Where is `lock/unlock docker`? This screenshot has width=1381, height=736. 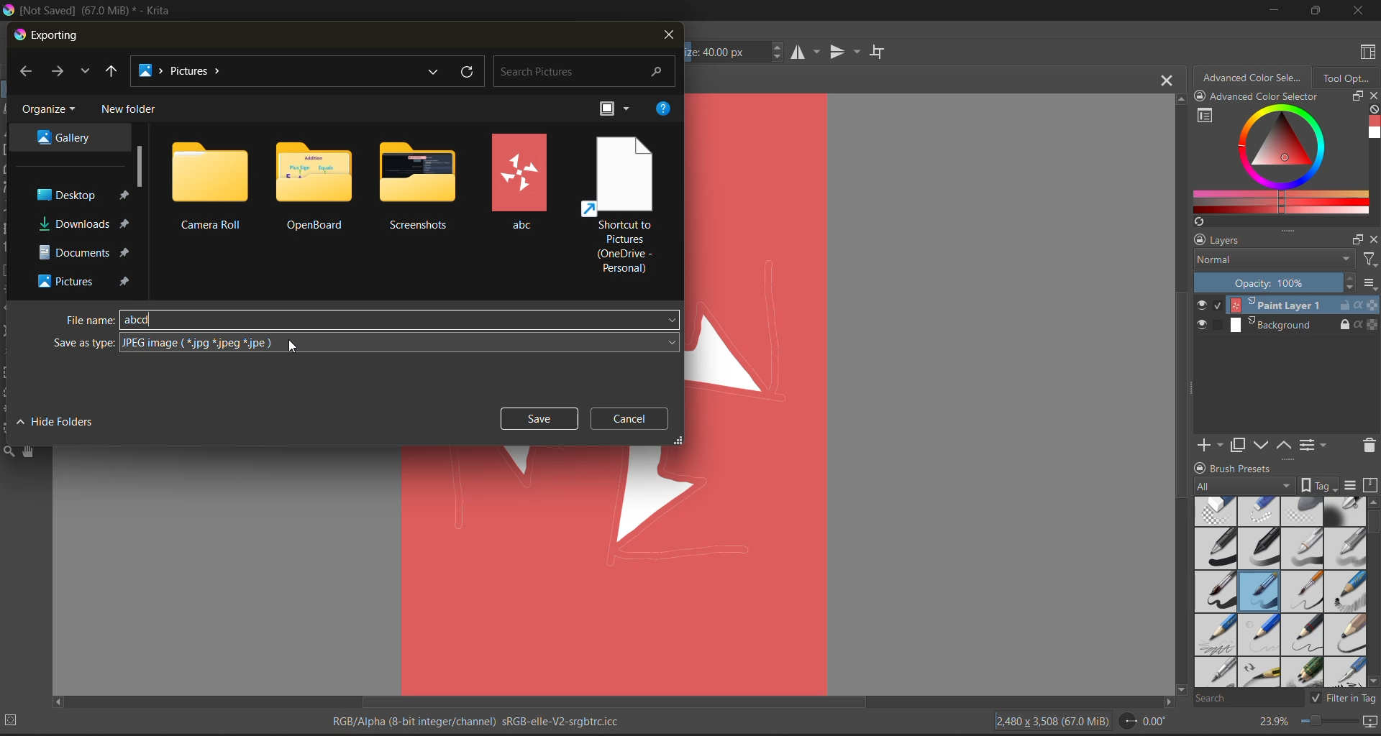 lock/unlock docker is located at coordinates (1200, 466).